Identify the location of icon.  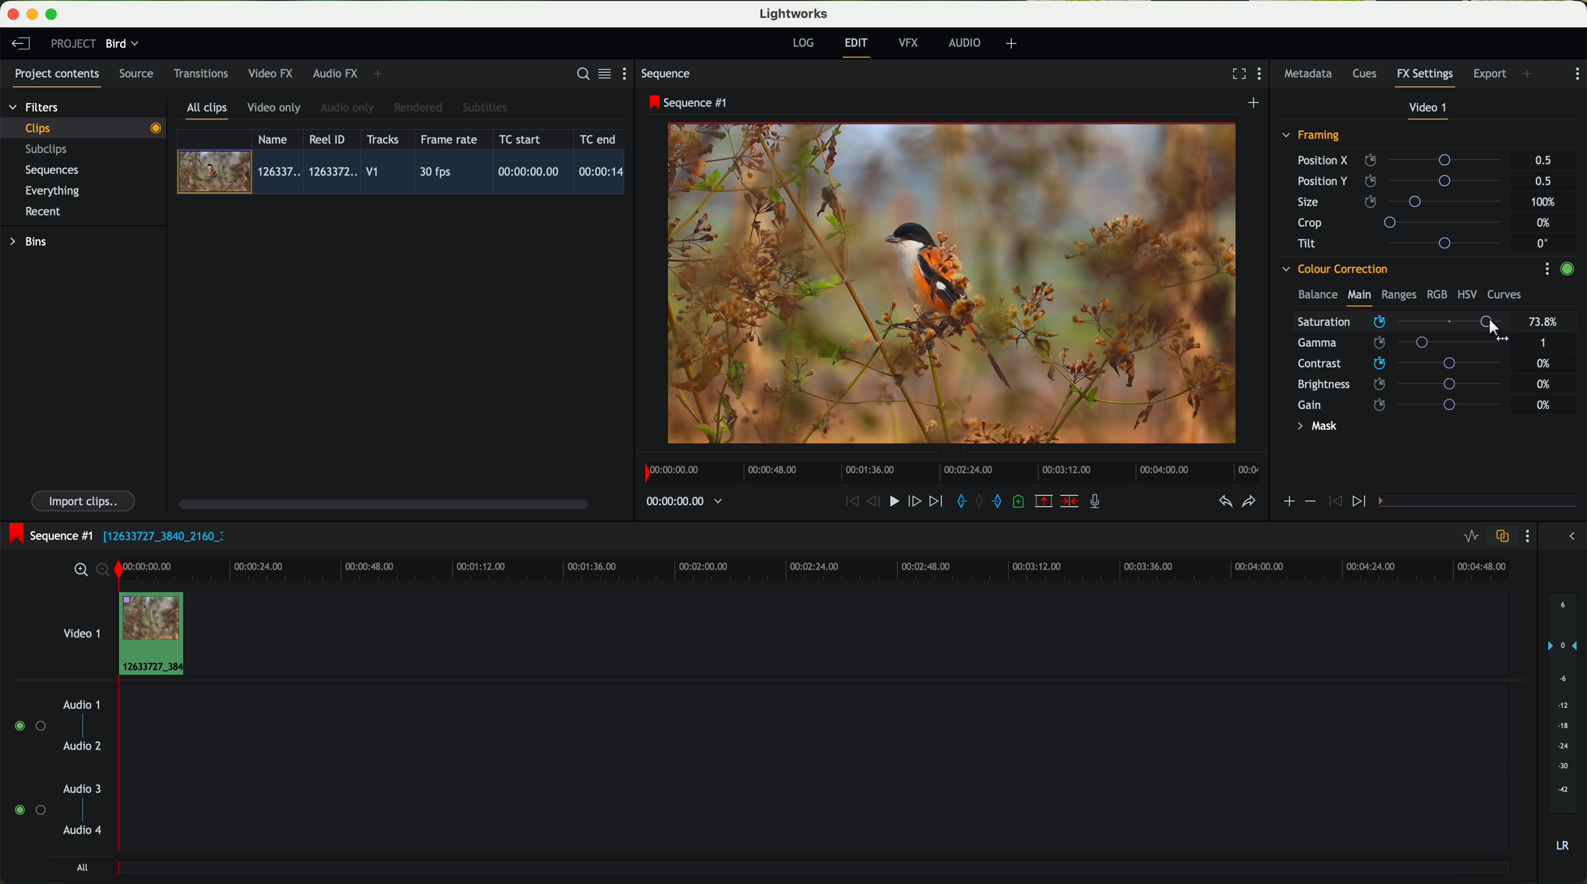
(1288, 503).